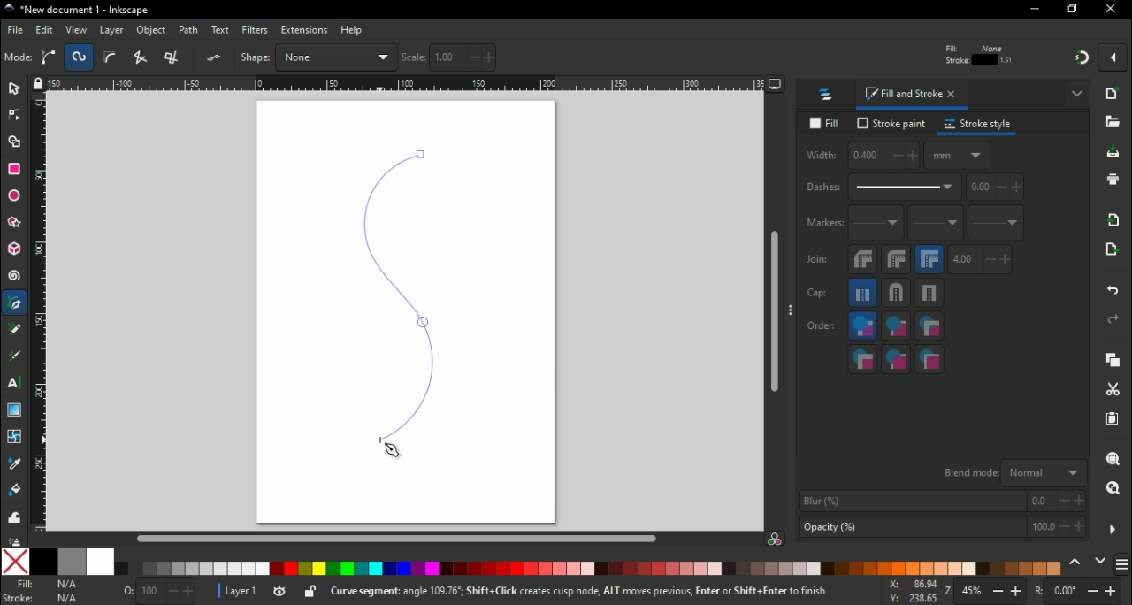 This screenshot has height=605, width=1132. I want to click on fill and stroke, so click(913, 96).